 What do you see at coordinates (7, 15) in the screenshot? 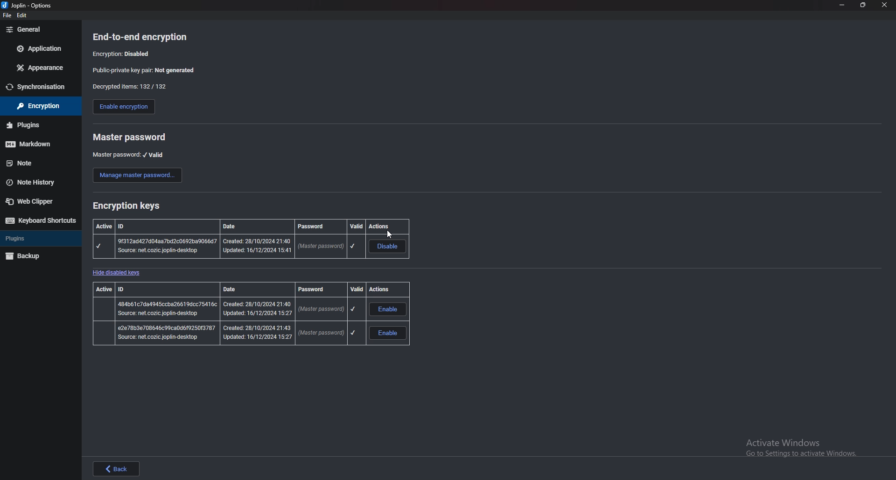
I see `file` at bounding box center [7, 15].